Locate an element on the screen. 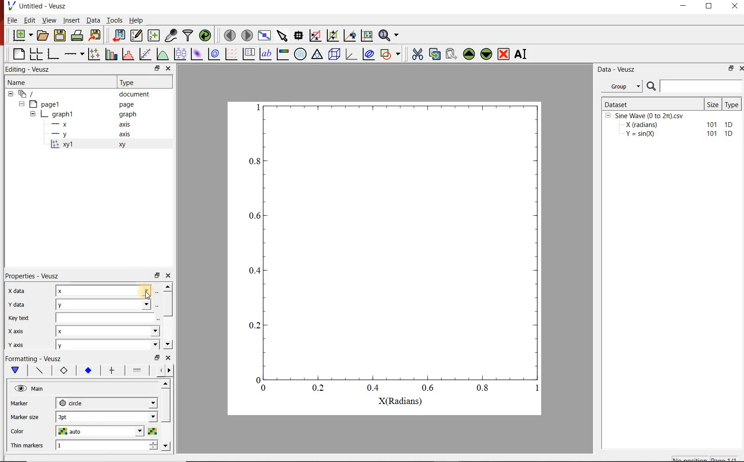 This screenshot has width=744, height=462. Minimize is located at coordinates (683, 6).